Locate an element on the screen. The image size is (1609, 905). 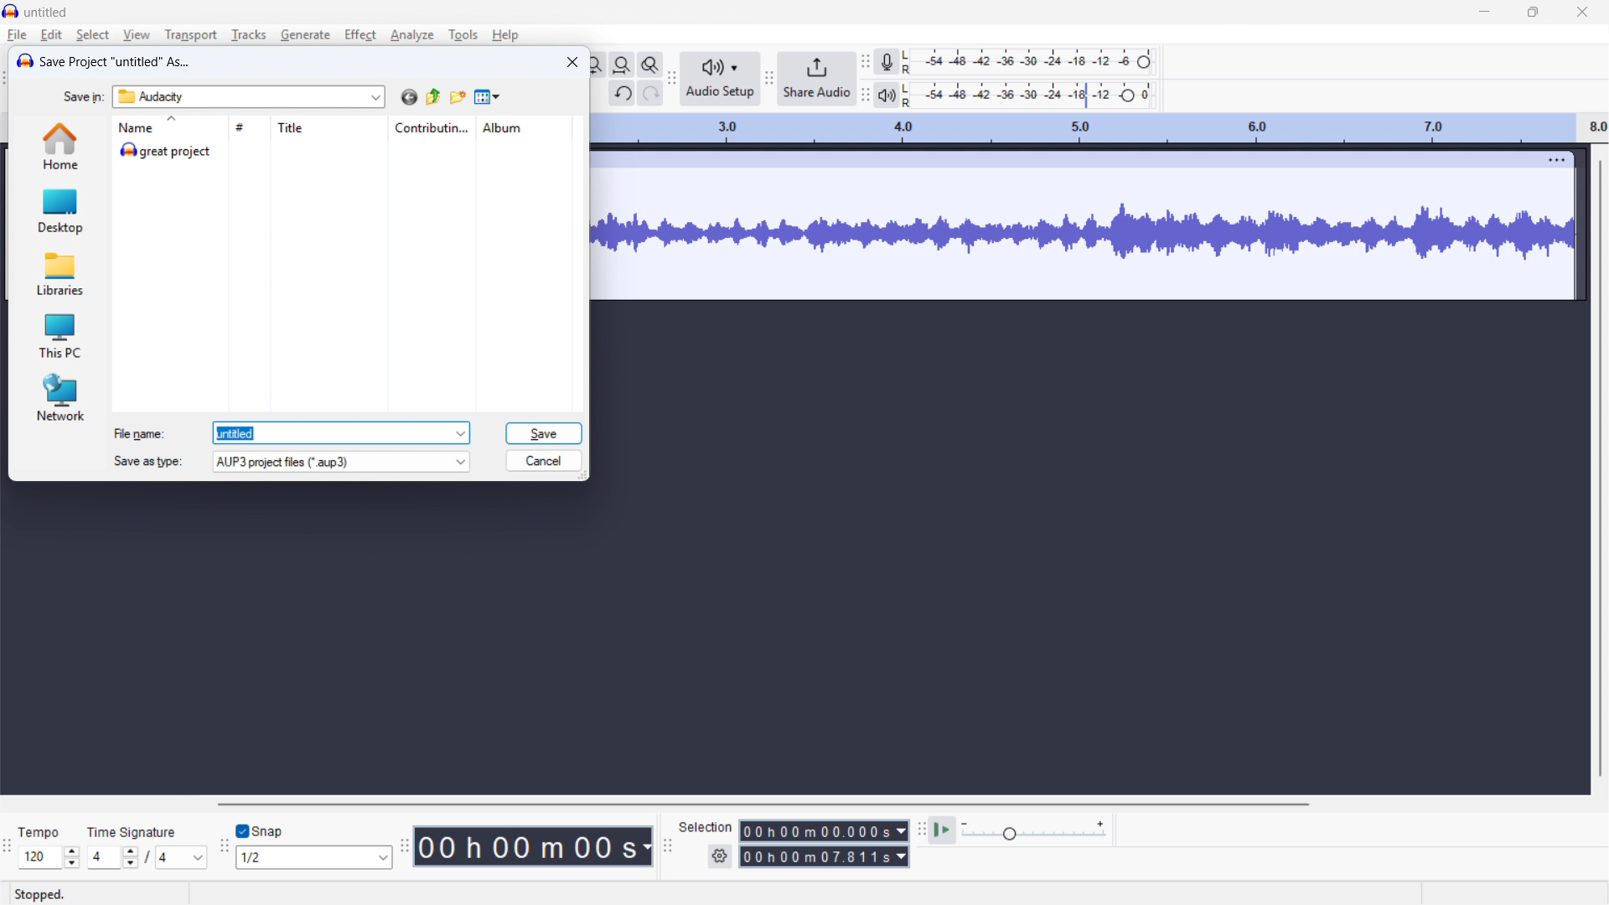
save as type is located at coordinates (340, 461).